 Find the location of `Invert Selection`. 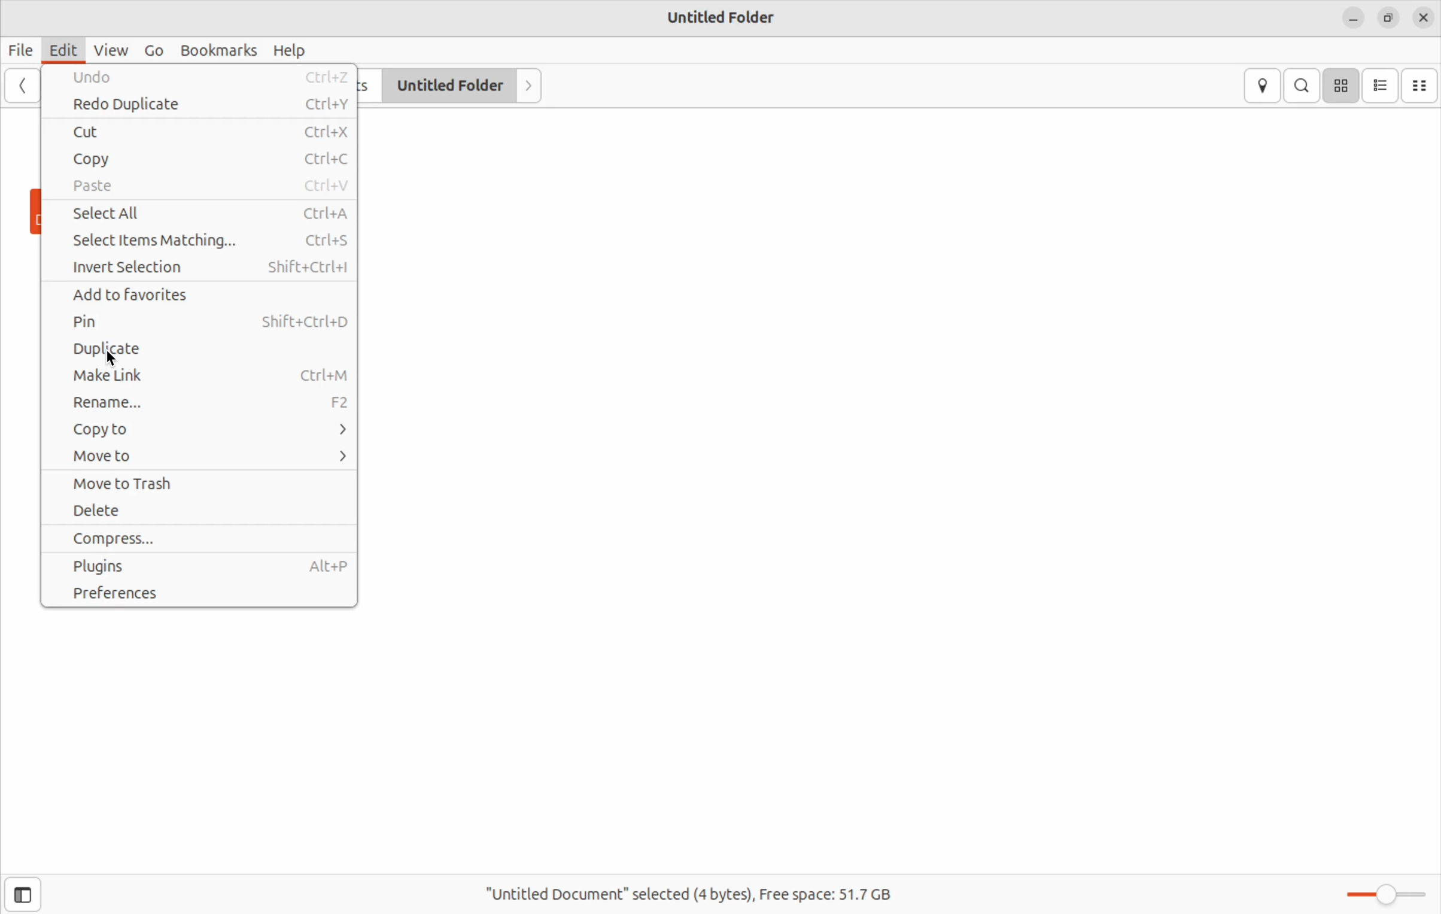

Invert Selection is located at coordinates (197, 269).